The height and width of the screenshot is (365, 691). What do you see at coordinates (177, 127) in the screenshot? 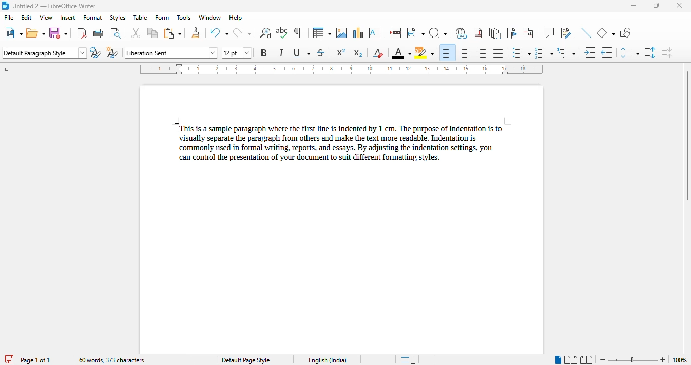
I see `cursor` at bounding box center [177, 127].